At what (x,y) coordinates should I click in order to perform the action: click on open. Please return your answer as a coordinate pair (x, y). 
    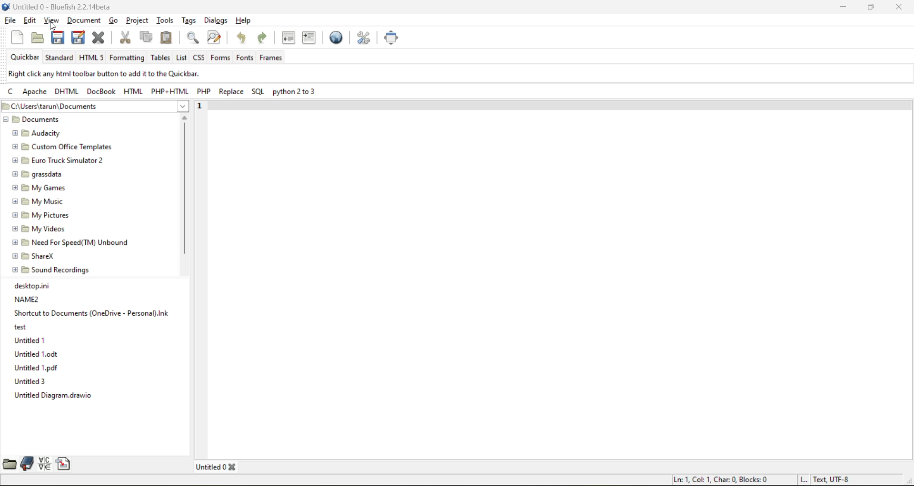
    Looking at the image, I should click on (37, 39).